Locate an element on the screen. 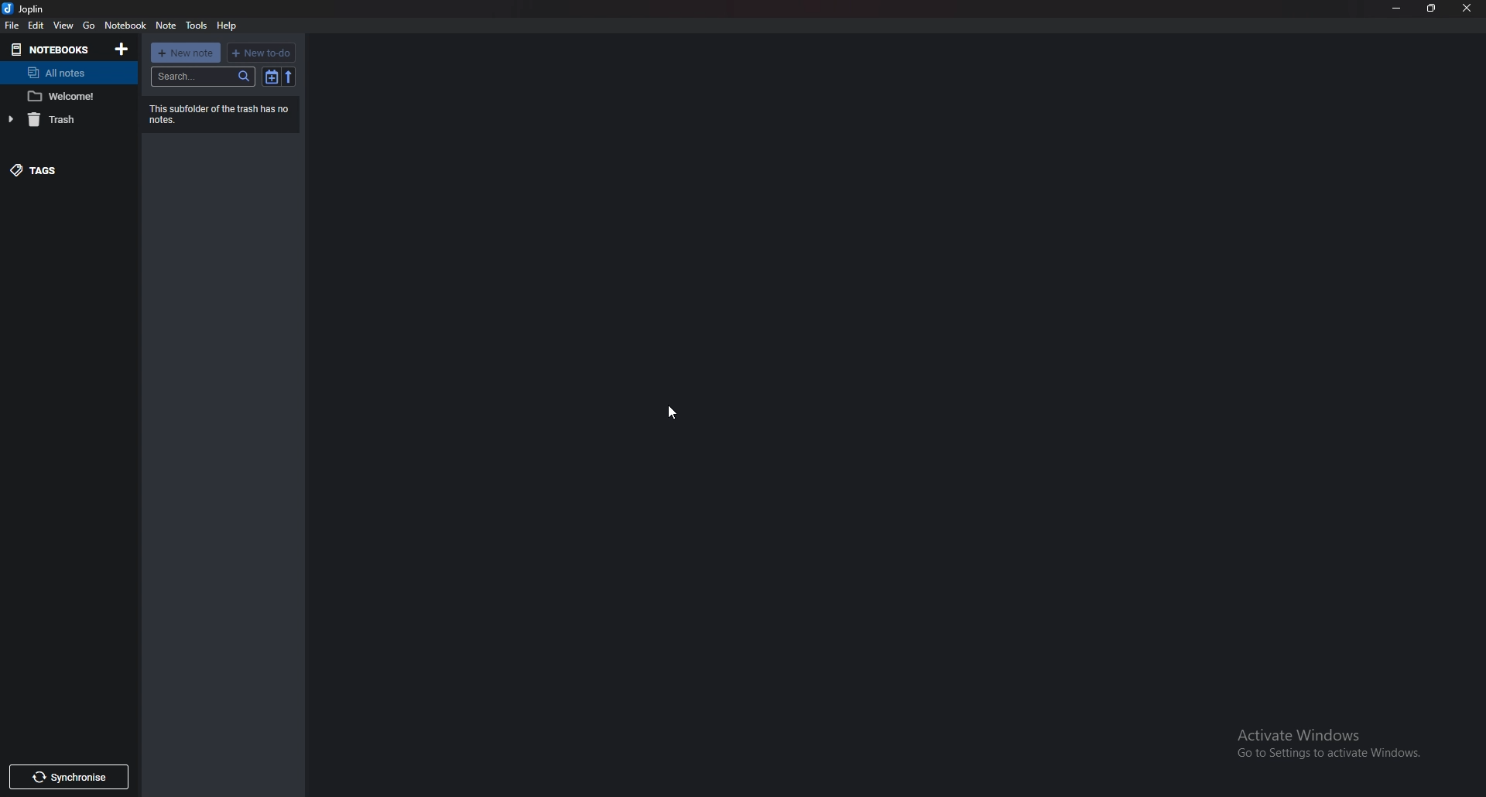 Image resolution: width=1486 pixels, height=797 pixels. Cursor is located at coordinates (674, 410).